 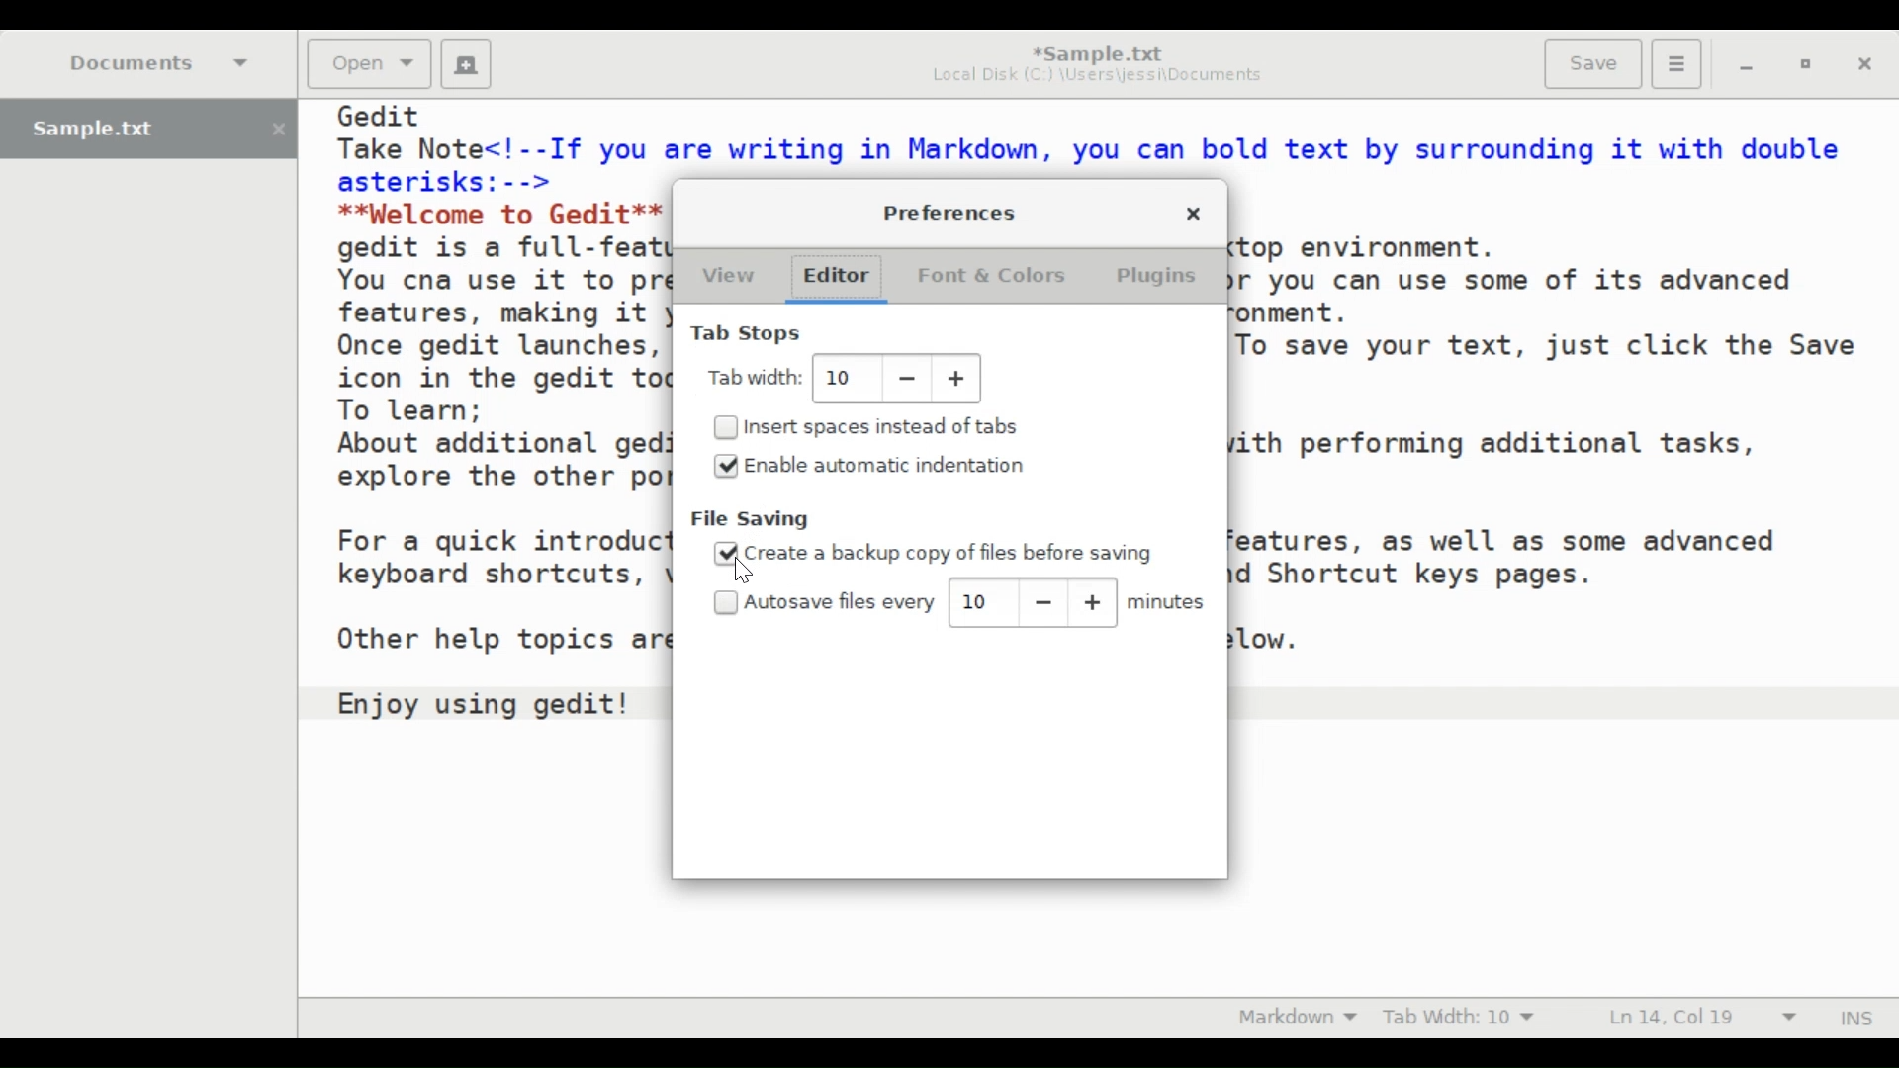 I want to click on *Sample.txt, so click(x=1097, y=52).